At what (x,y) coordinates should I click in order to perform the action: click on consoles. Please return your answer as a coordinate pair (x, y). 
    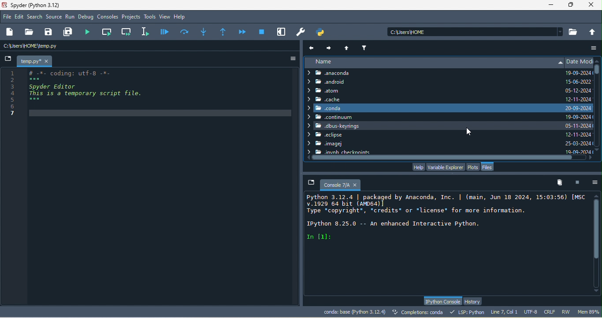
    Looking at the image, I should click on (108, 17).